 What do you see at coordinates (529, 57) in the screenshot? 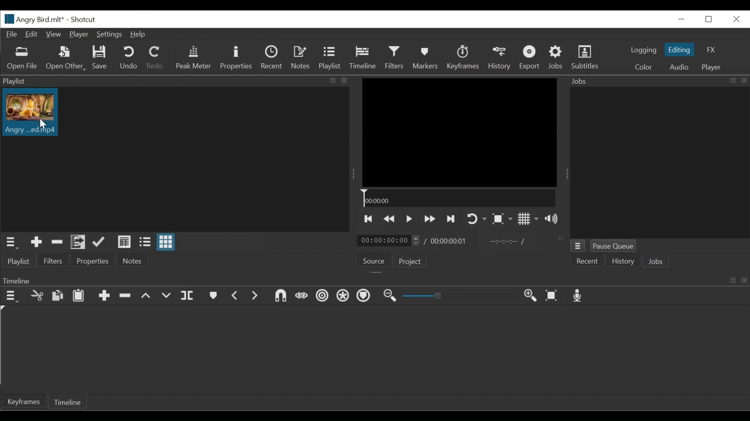
I see `Export` at bounding box center [529, 57].